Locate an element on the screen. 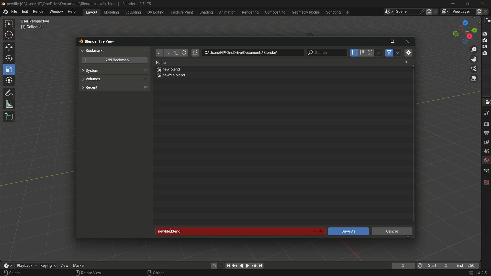 The image size is (491, 276). parent directory is located at coordinates (176, 53).